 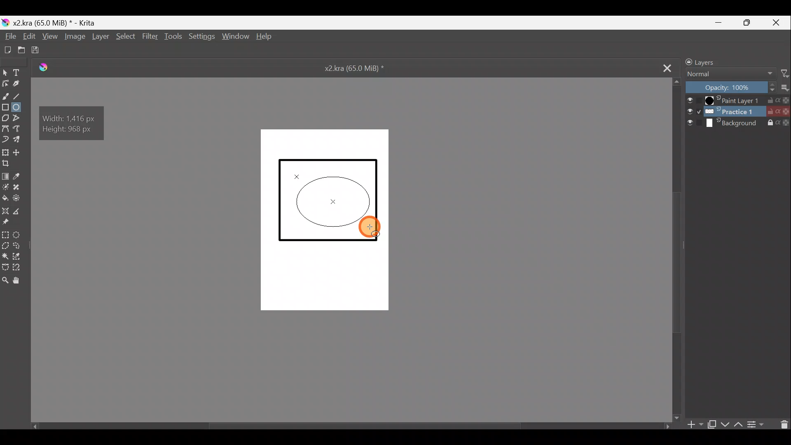 I want to click on View/change layer properties, so click(x=758, y=425).